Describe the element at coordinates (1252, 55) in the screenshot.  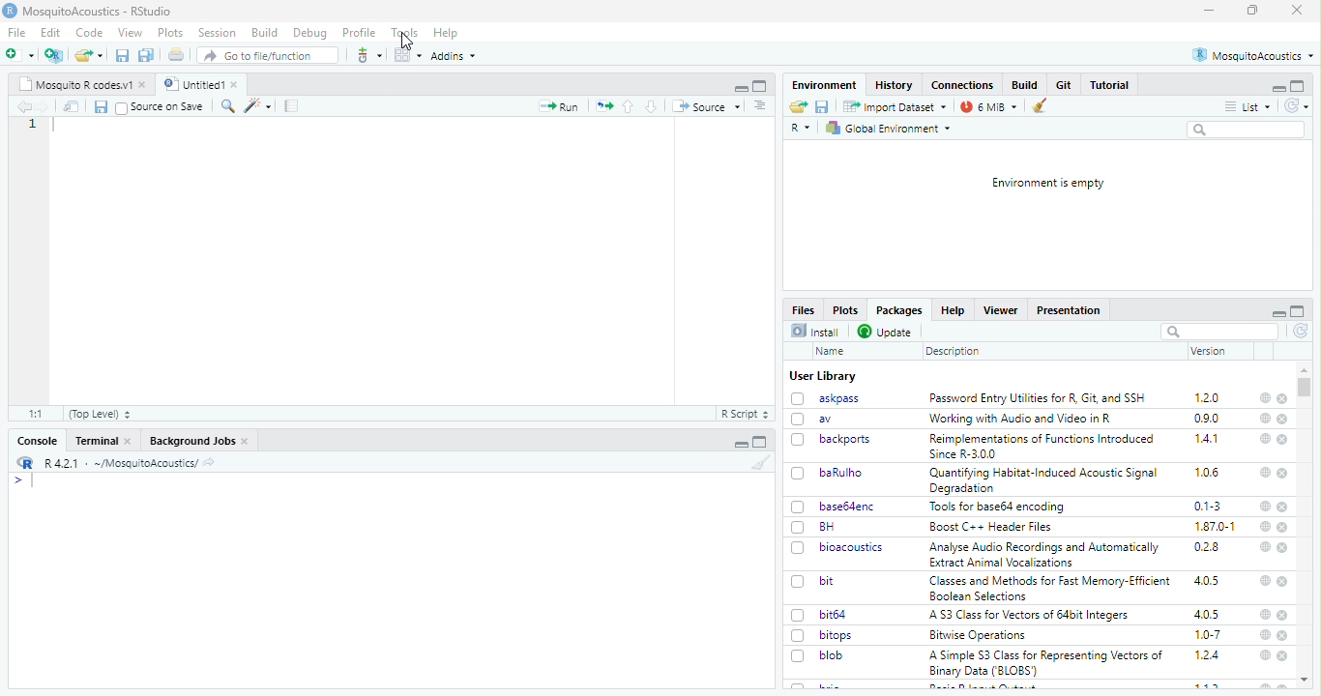
I see `MosquitoAcoustics` at that location.